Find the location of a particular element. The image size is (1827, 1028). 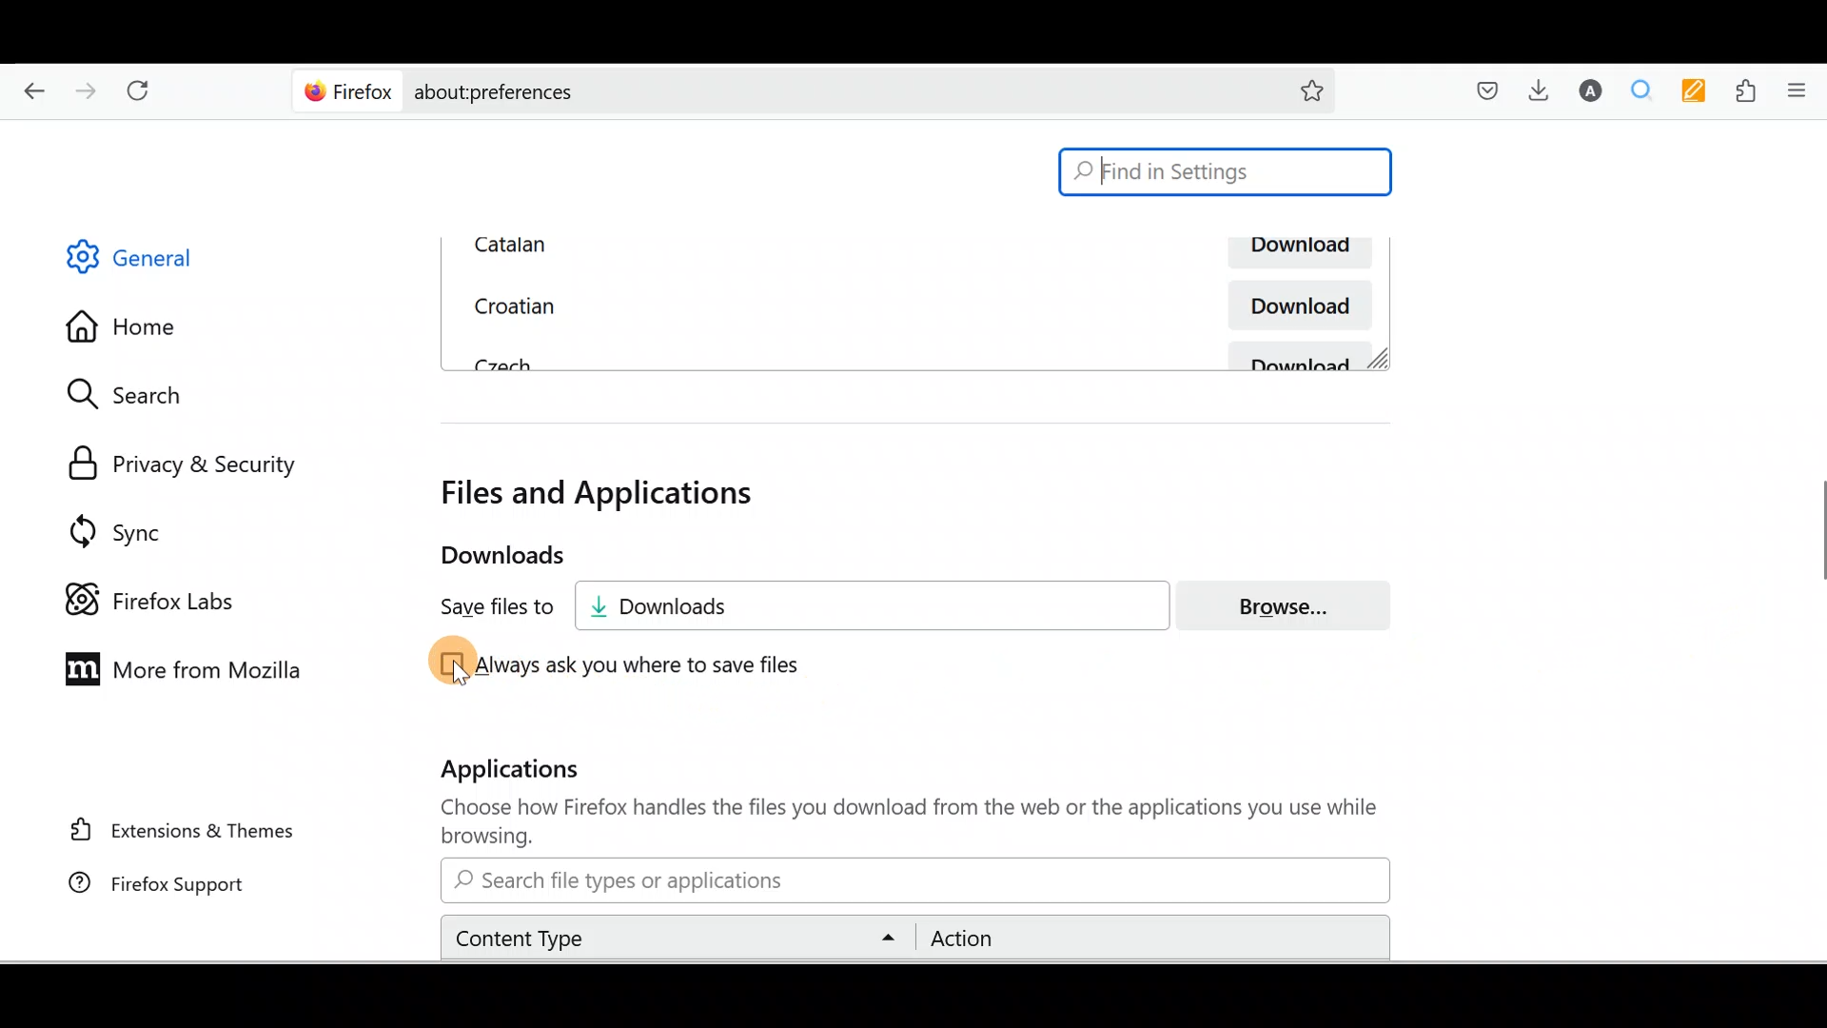

Multiple search and highlight is located at coordinates (1647, 90).